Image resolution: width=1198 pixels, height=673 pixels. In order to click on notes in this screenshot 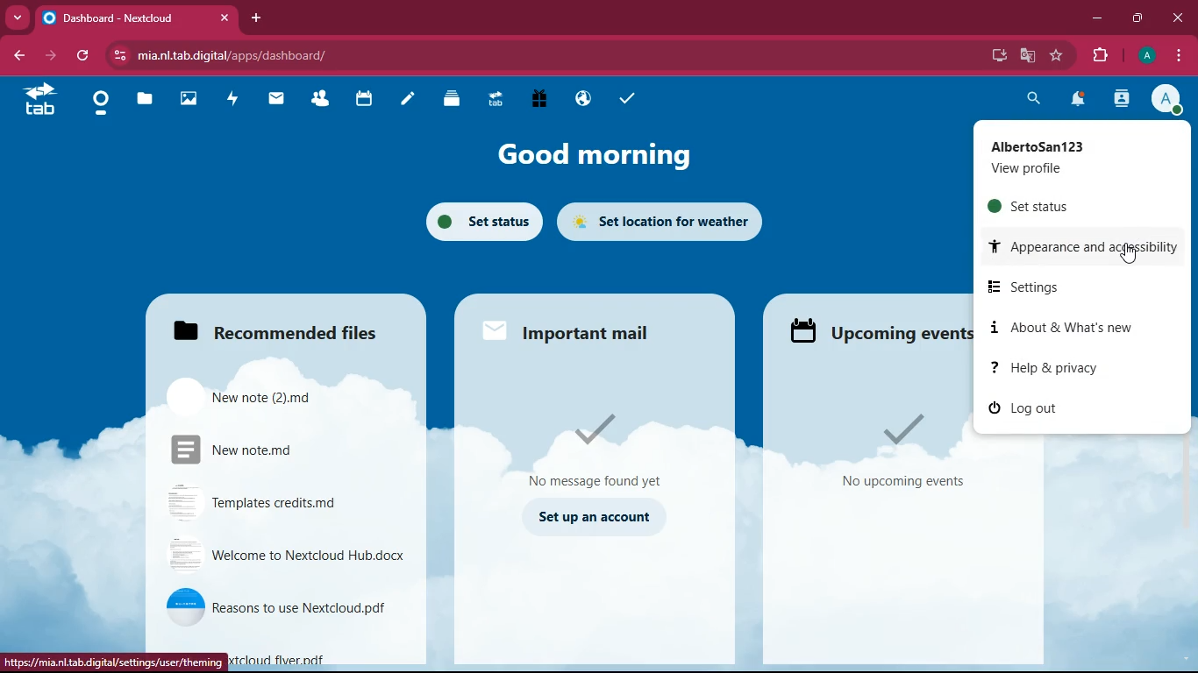, I will do `click(402, 100)`.